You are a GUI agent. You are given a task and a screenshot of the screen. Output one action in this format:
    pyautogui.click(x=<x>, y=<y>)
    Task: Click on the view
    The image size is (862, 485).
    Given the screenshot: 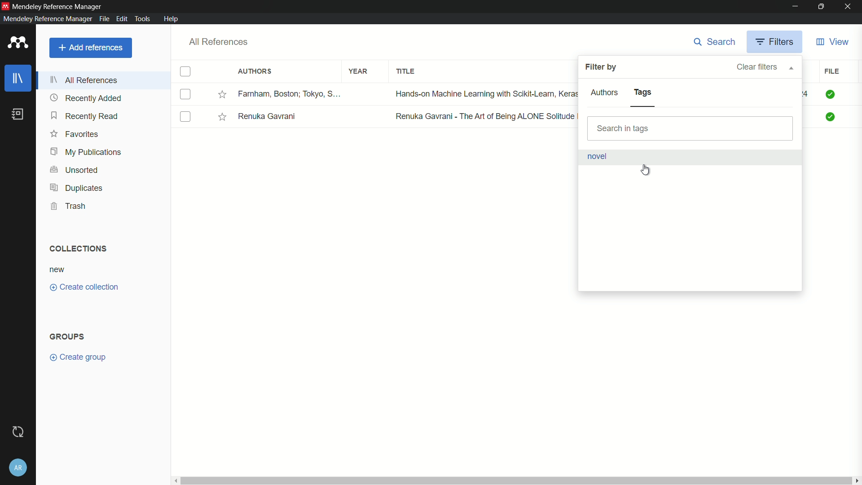 What is the action you would take?
    pyautogui.click(x=833, y=43)
    